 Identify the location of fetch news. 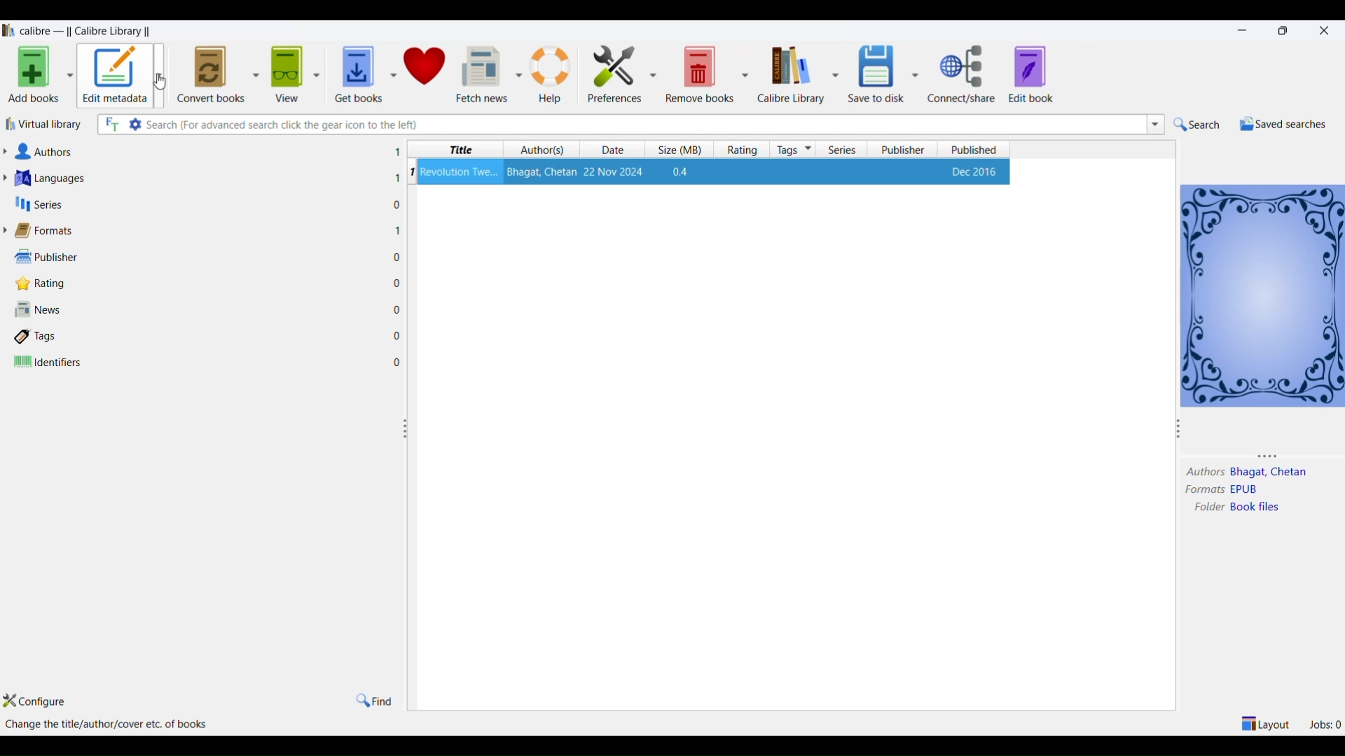
(482, 73).